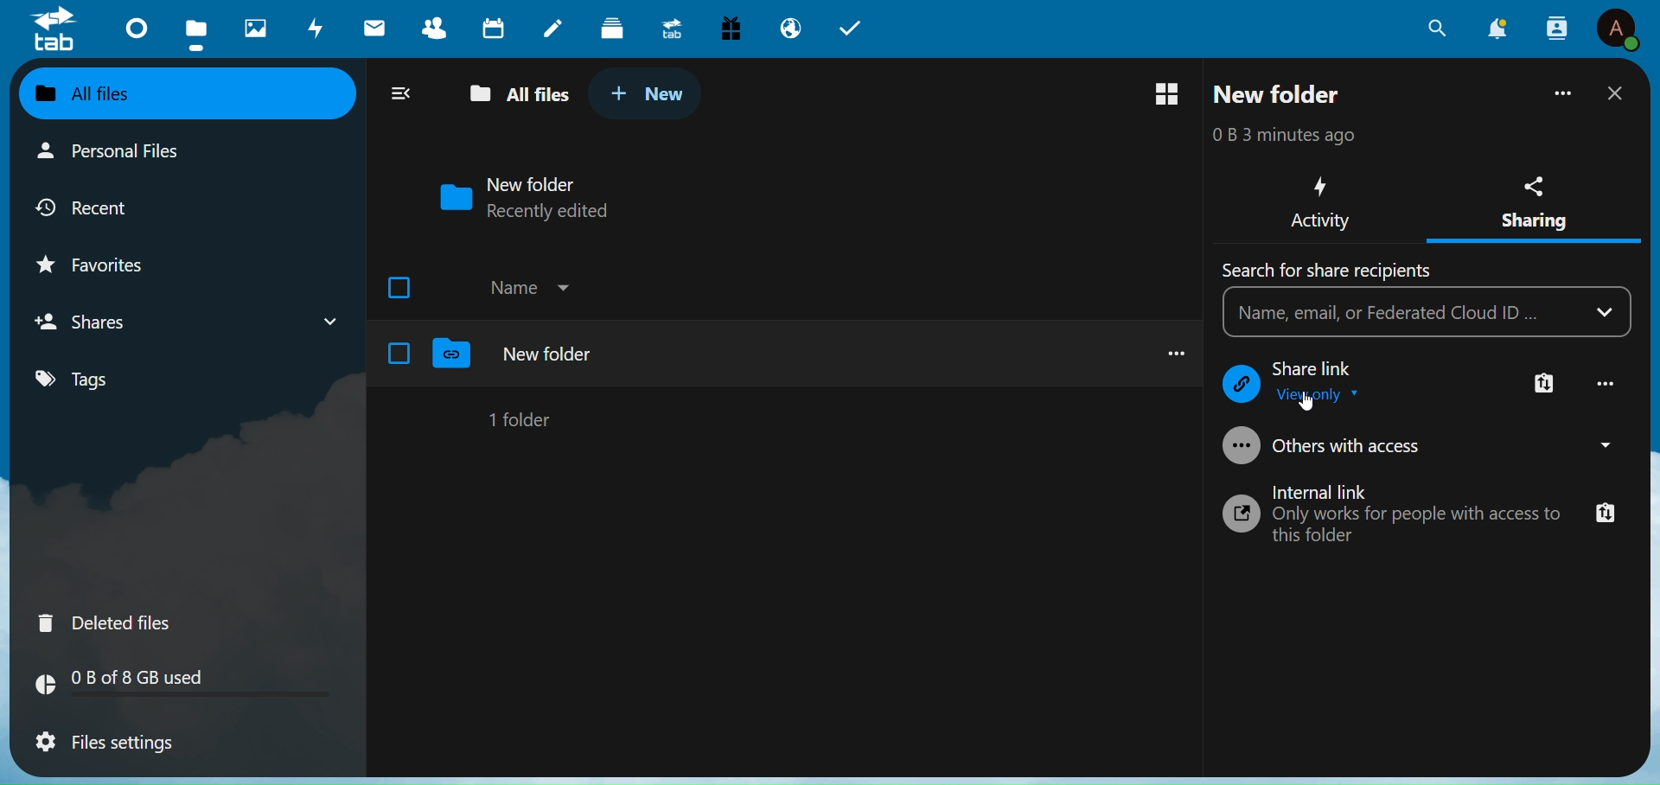  What do you see at coordinates (399, 353) in the screenshot?
I see `Check Box` at bounding box center [399, 353].